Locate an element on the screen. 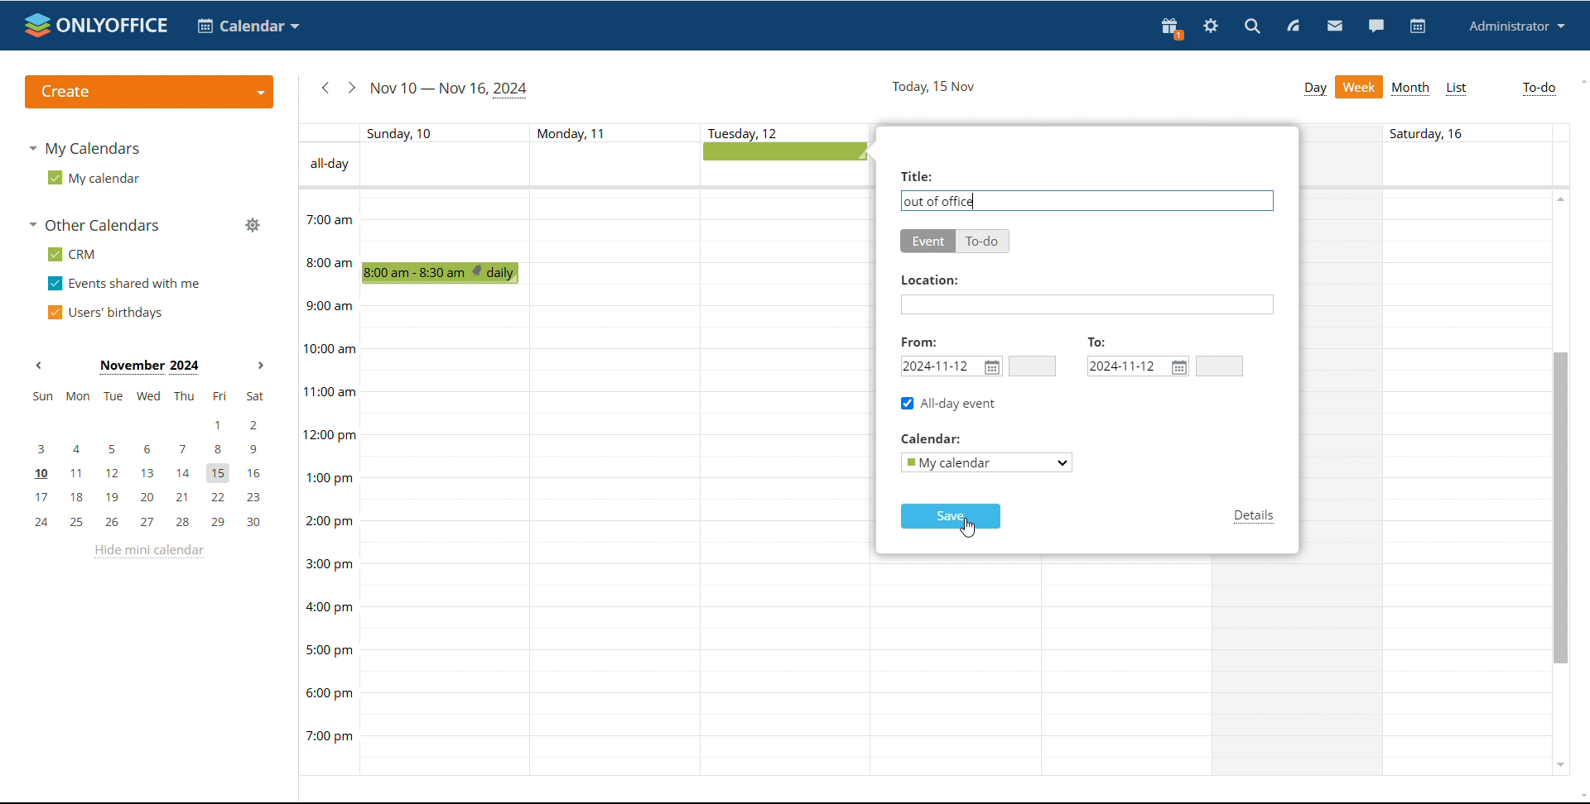 The height and width of the screenshot is (804, 1590). add location is located at coordinates (1086, 305).